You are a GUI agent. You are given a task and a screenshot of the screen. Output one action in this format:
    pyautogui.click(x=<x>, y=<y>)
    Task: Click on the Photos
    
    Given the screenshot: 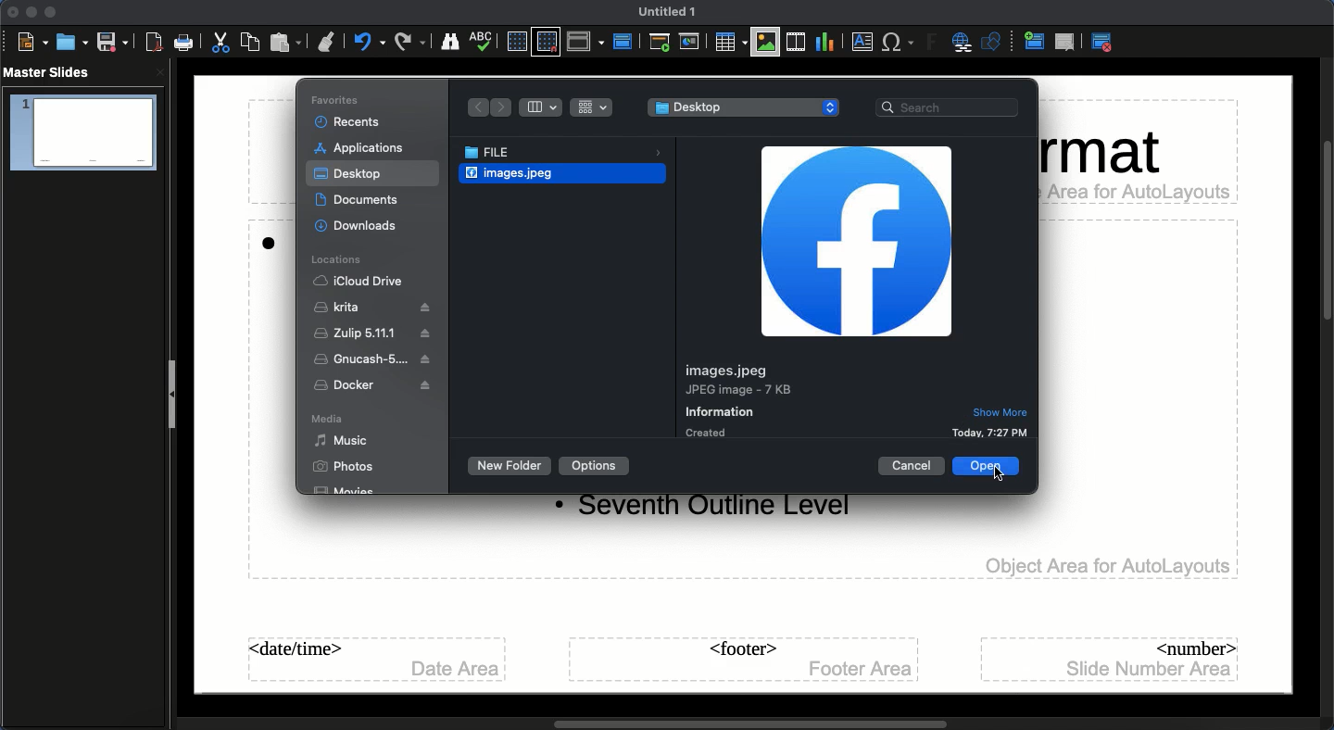 What is the action you would take?
    pyautogui.click(x=343, y=466)
    